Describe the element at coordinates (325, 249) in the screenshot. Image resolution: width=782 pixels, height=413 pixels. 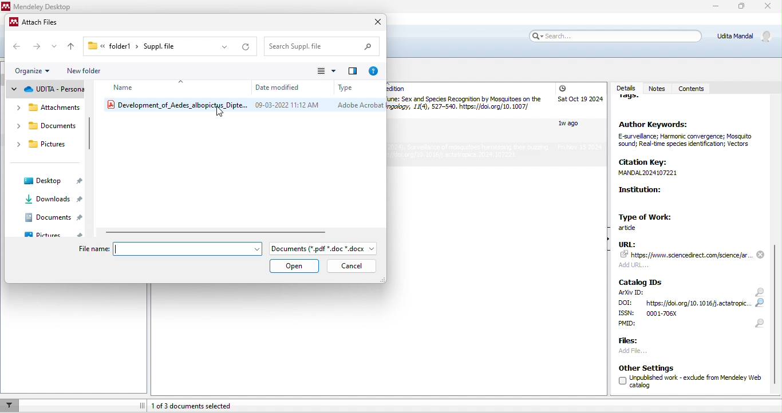
I see `file type` at that location.